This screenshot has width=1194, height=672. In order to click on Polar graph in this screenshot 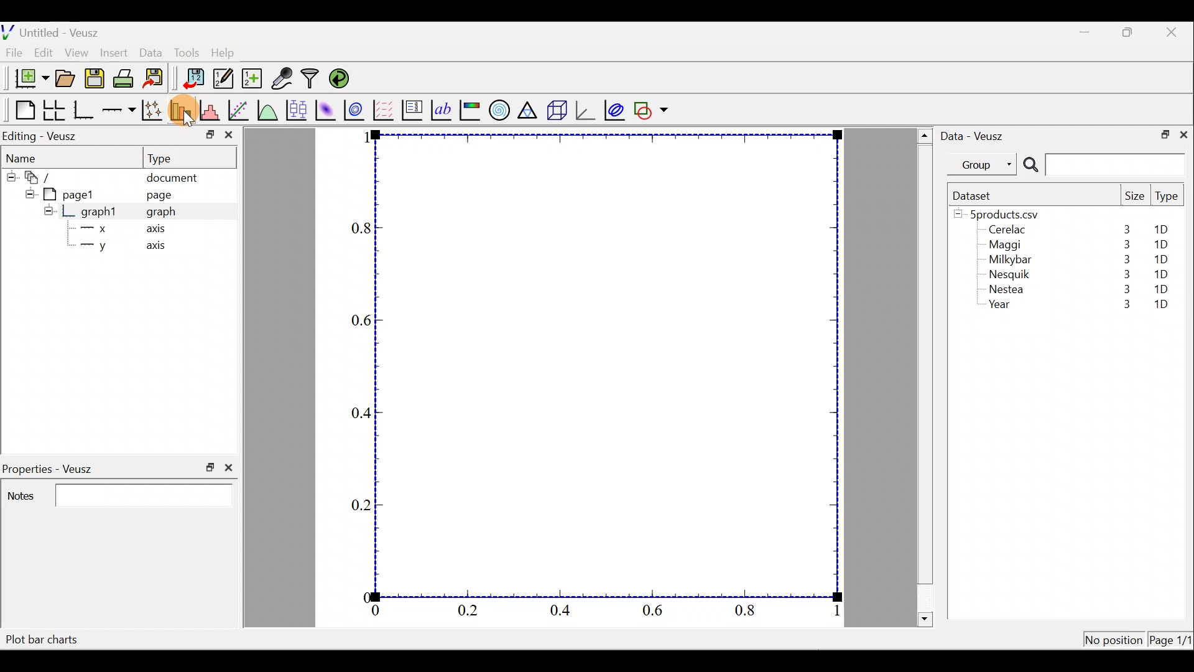, I will do `click(497, 108)`.